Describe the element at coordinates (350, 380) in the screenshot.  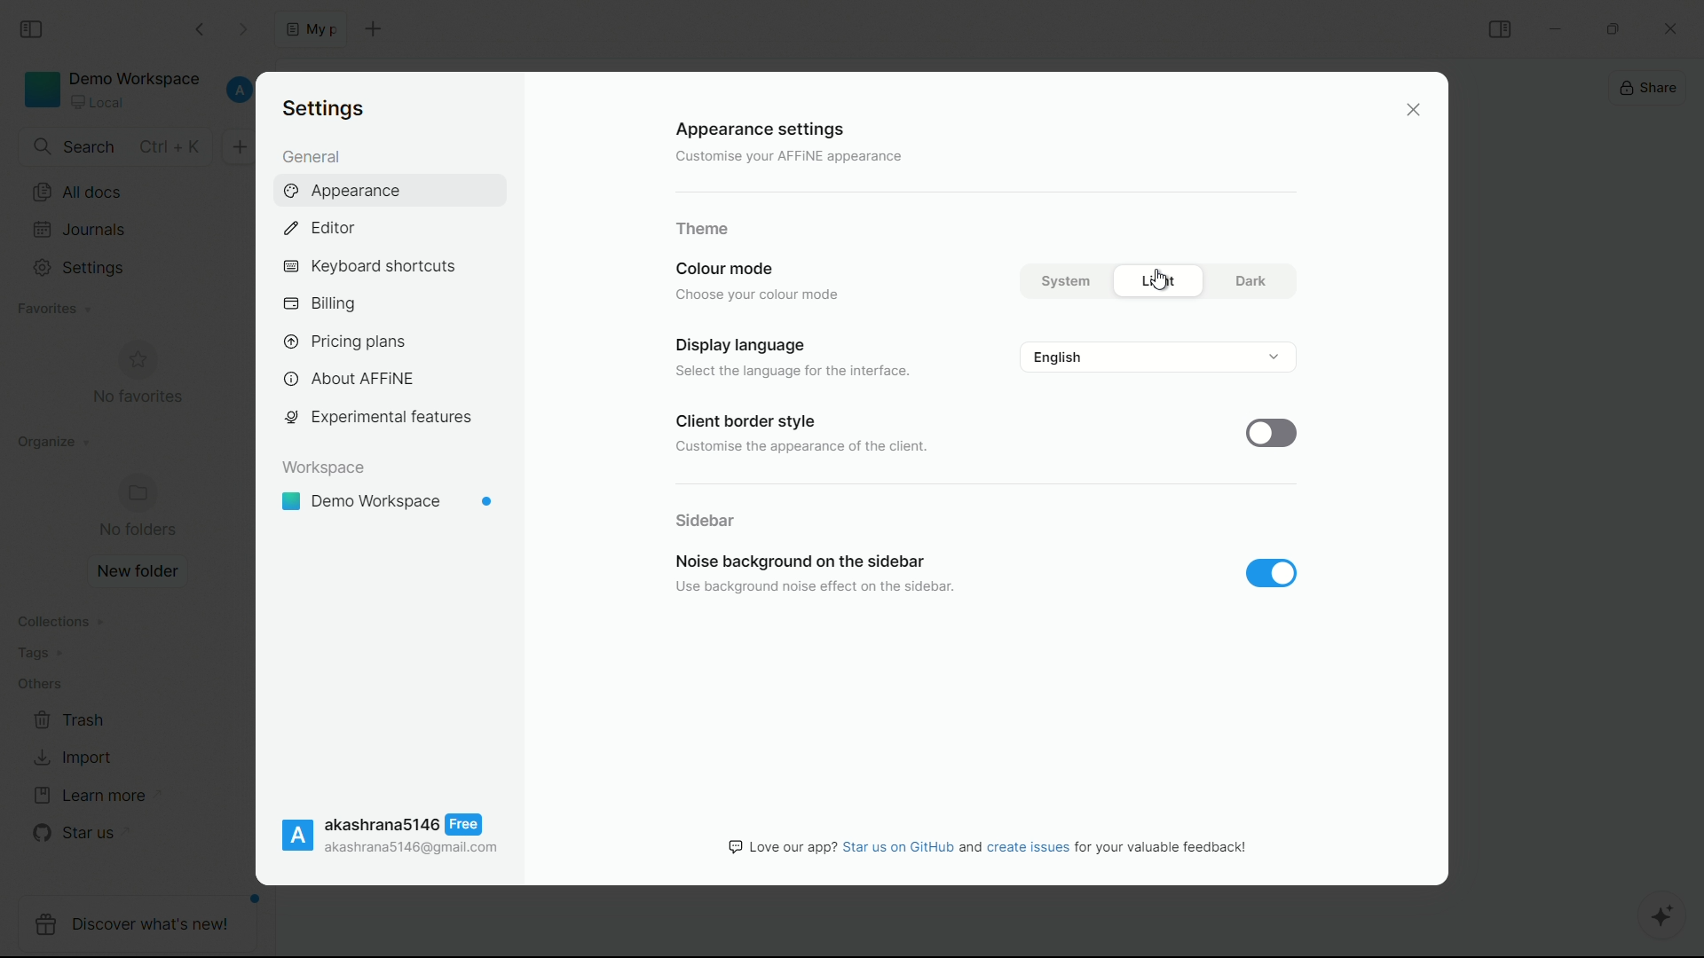
I see `about affine` at that location.